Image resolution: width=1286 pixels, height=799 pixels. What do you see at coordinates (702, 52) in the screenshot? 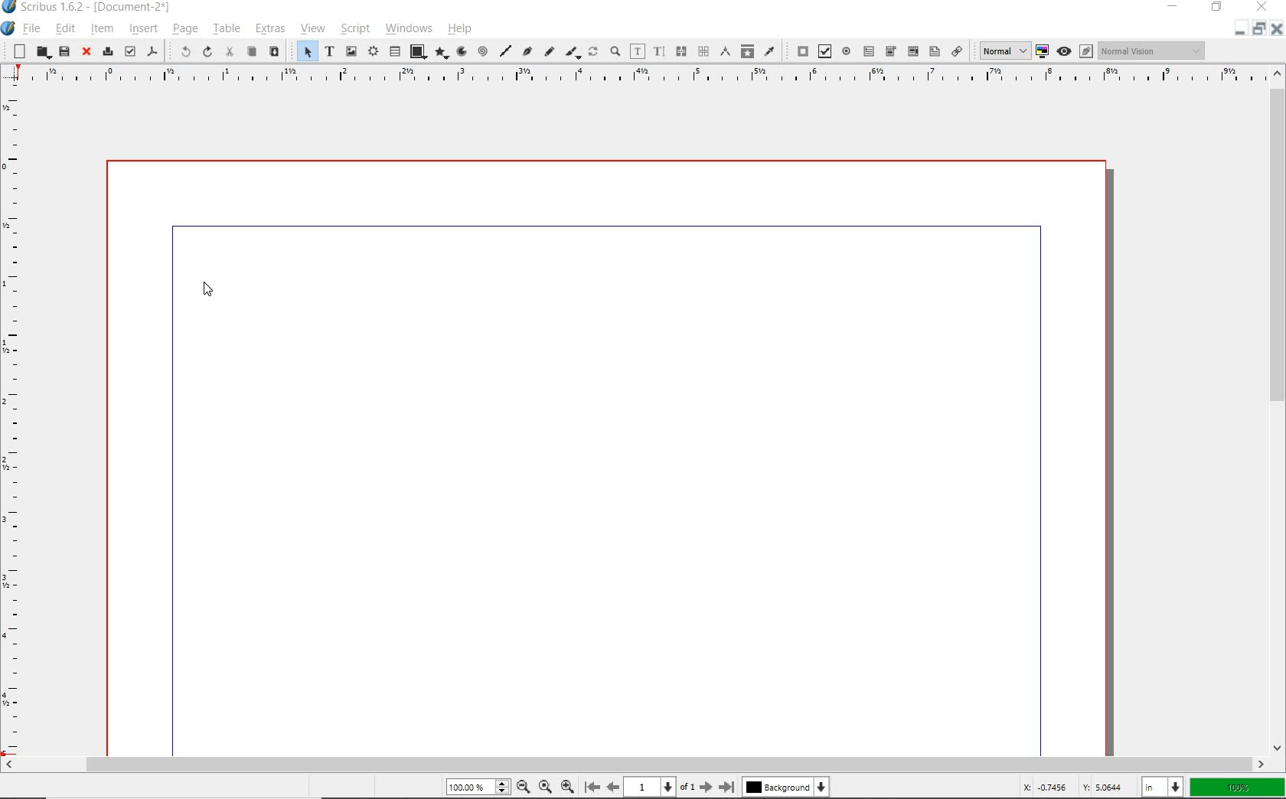
I see `measurements` at bounding box center [702, 52].